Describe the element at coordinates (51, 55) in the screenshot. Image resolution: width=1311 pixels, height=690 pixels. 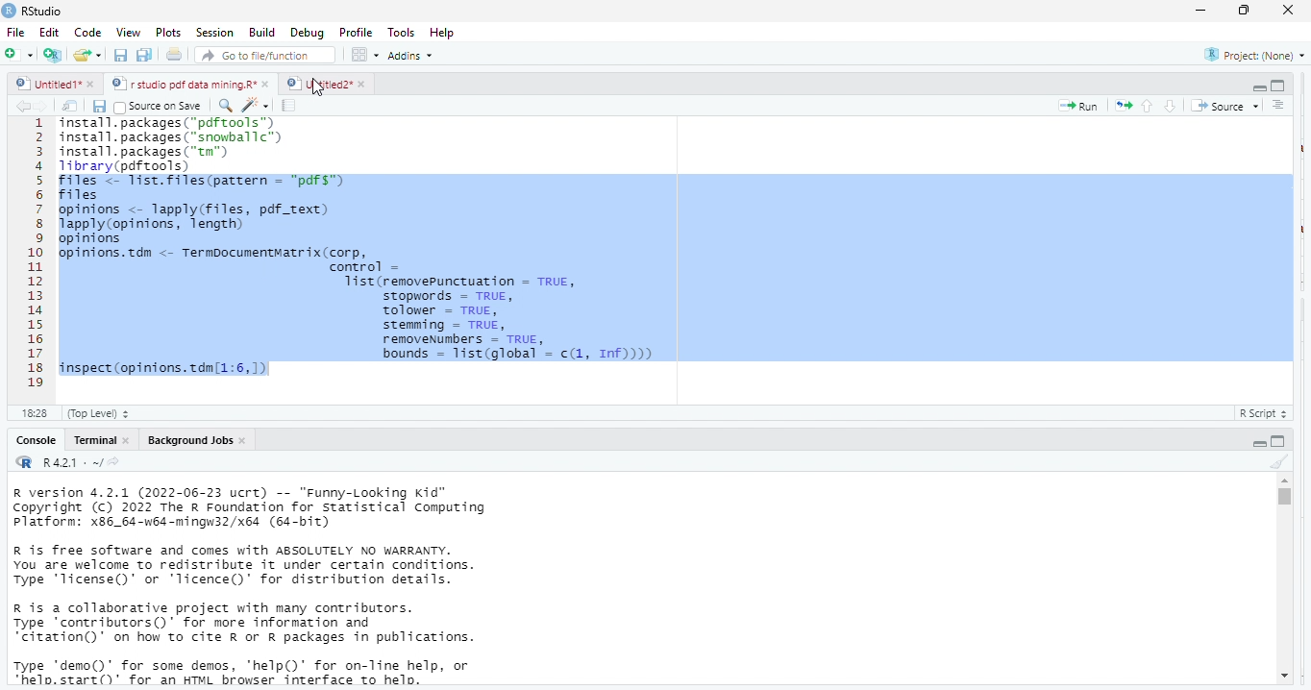
I see `create a project` at that location.